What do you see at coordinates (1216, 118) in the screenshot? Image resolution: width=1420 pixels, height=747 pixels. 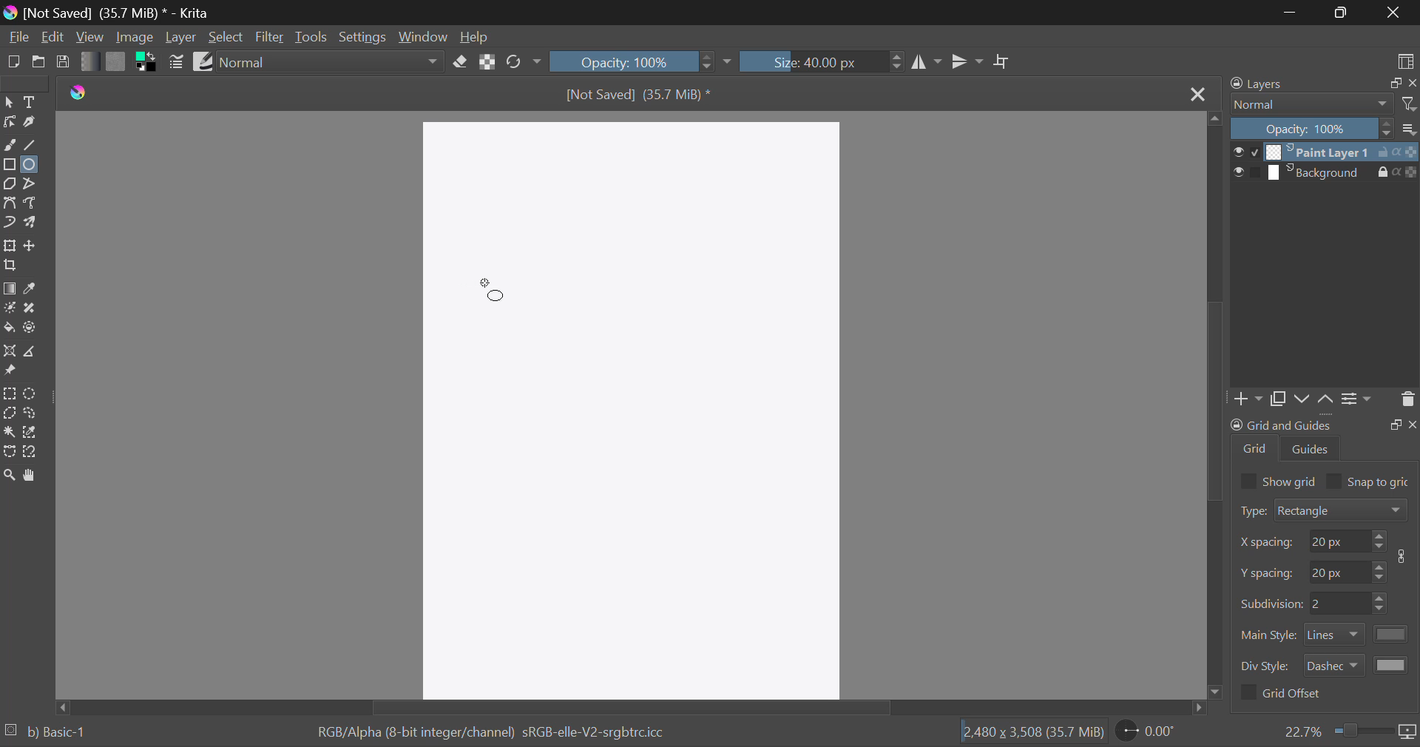 I see `move top` at bounding box center [1216, 118].